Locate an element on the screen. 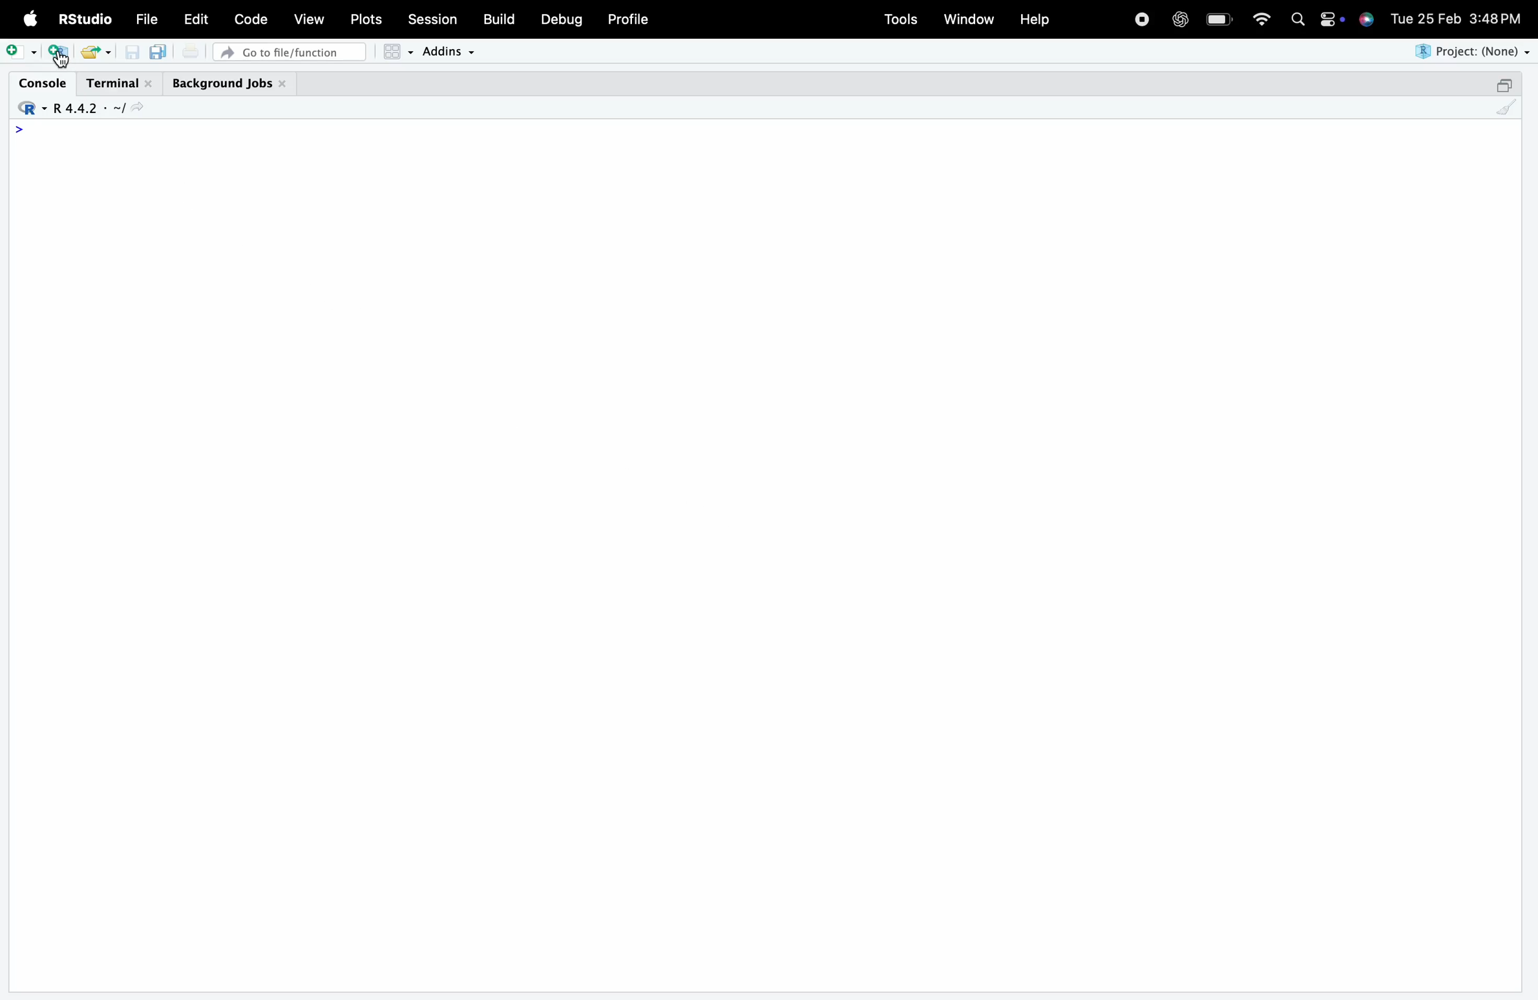  create a project is located at coordinates (58, 52).